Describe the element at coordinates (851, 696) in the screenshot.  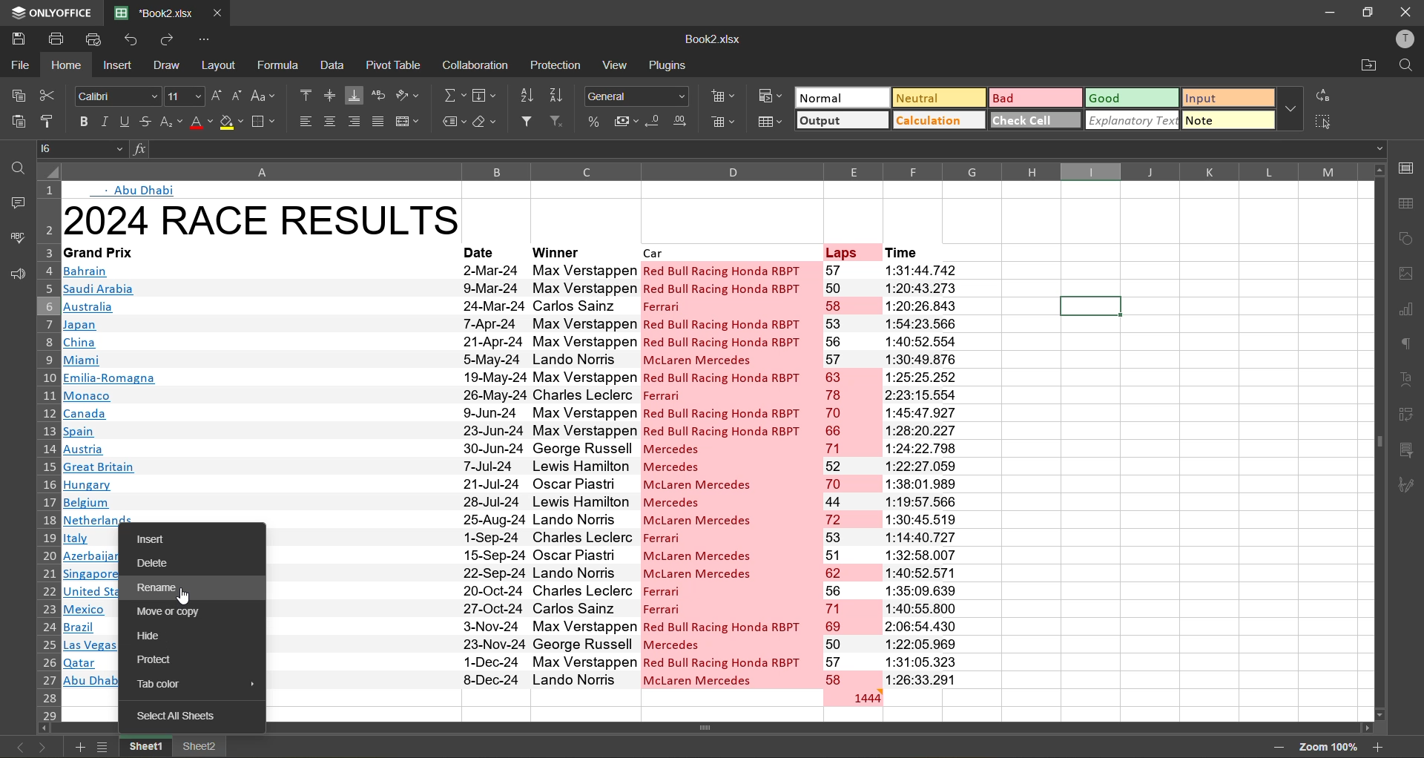
I see `total` at that location.